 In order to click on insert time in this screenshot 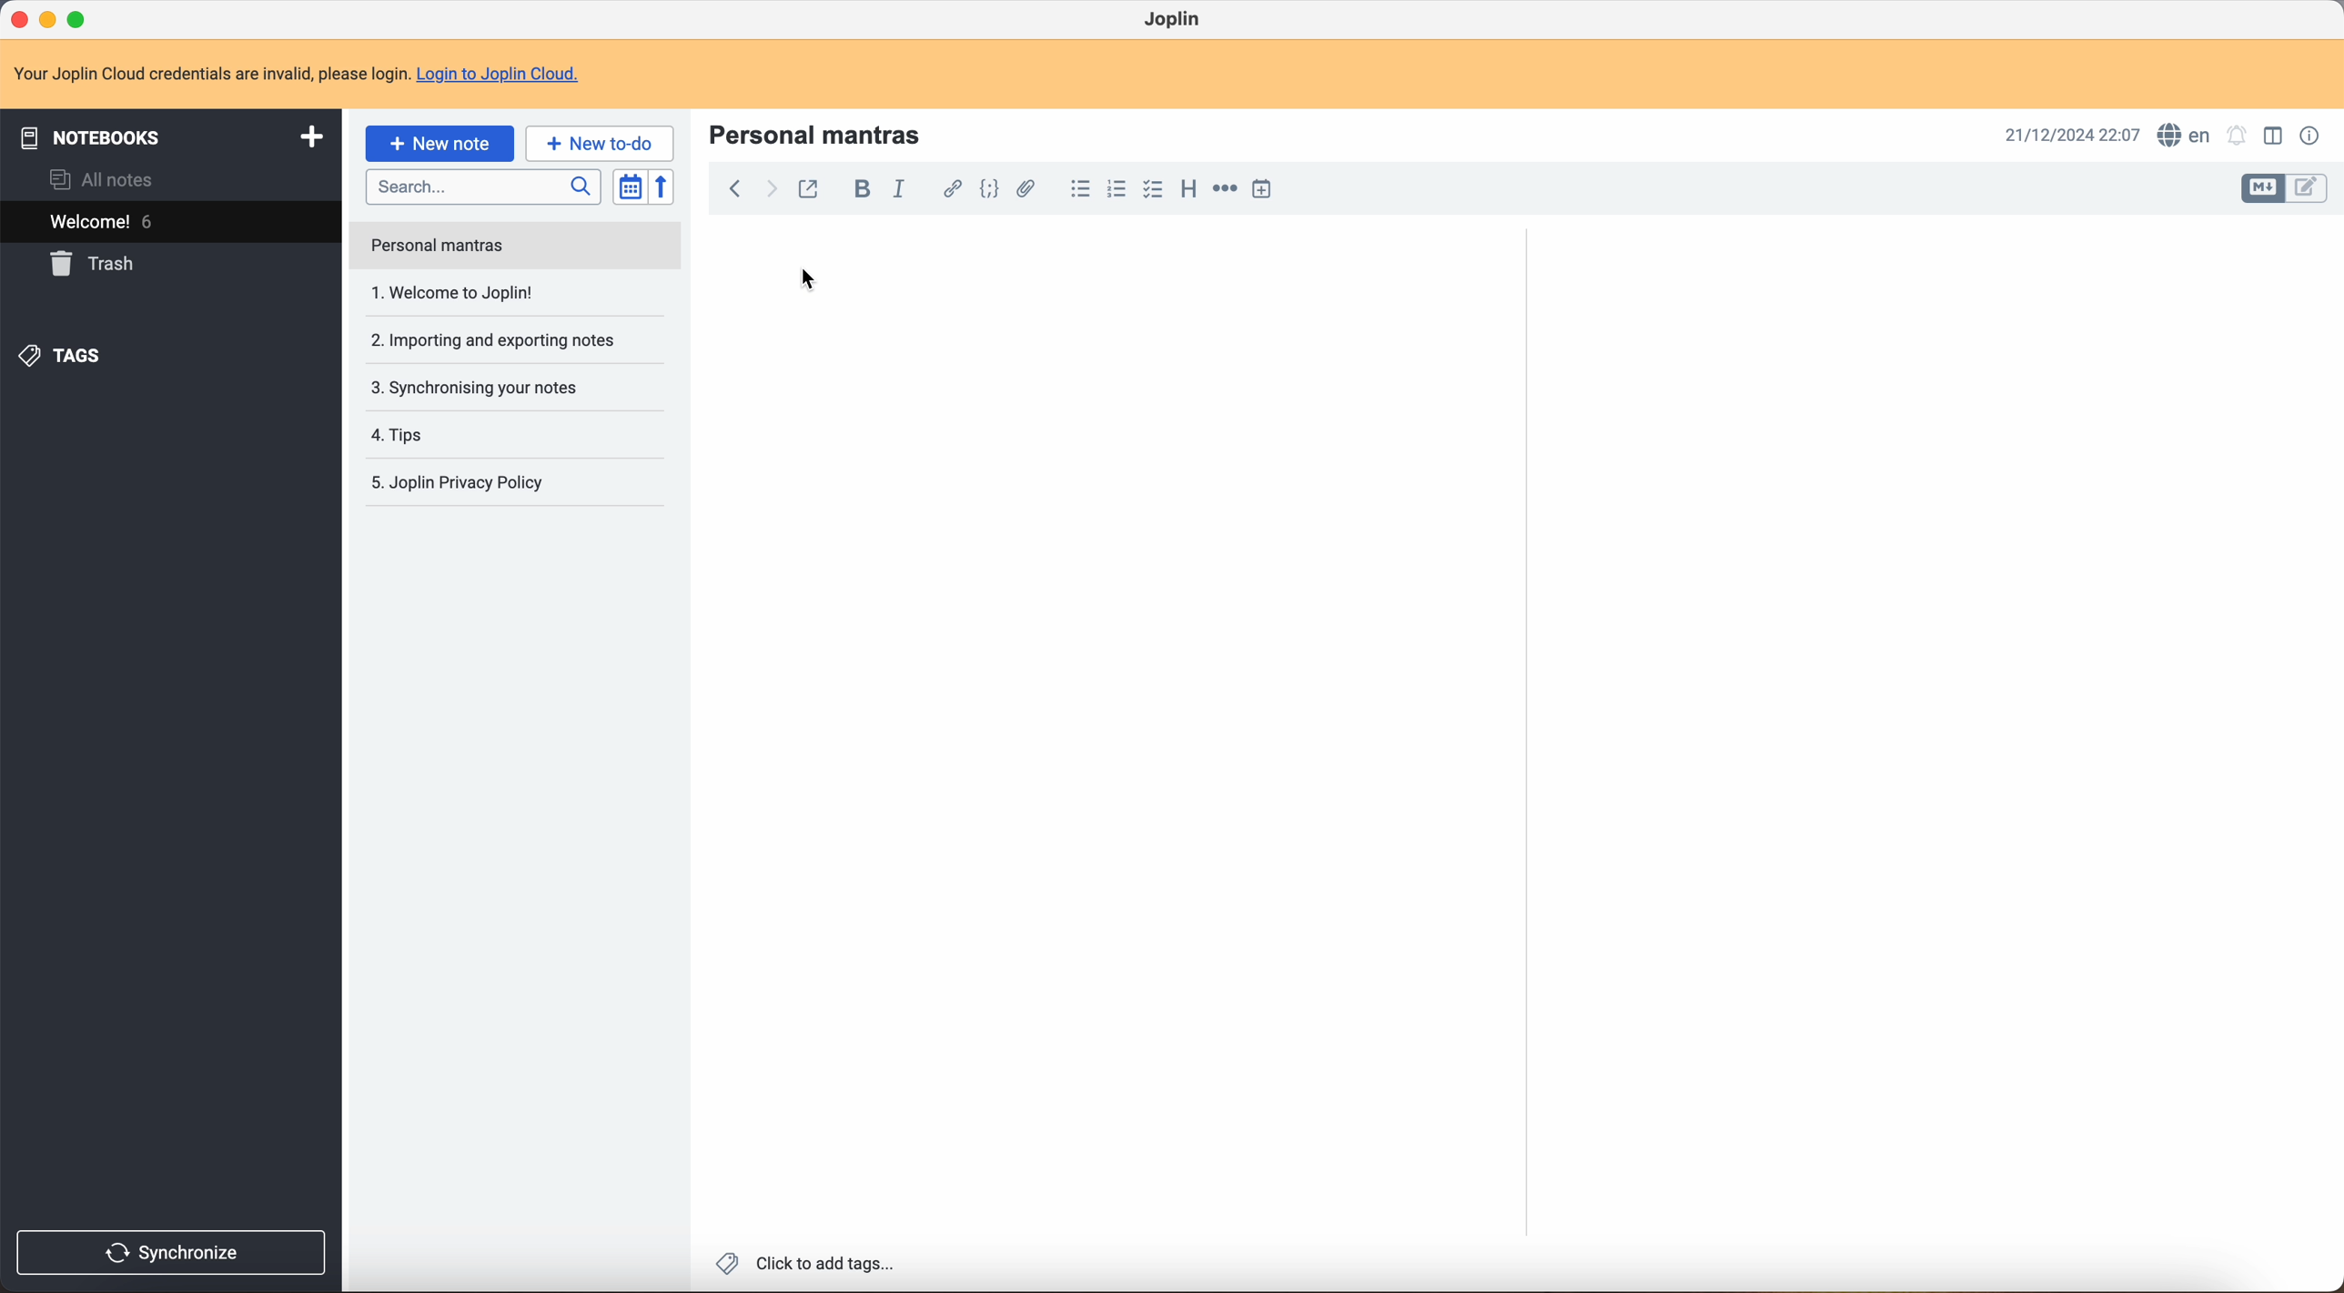, I will do `click(1261, 188)`.